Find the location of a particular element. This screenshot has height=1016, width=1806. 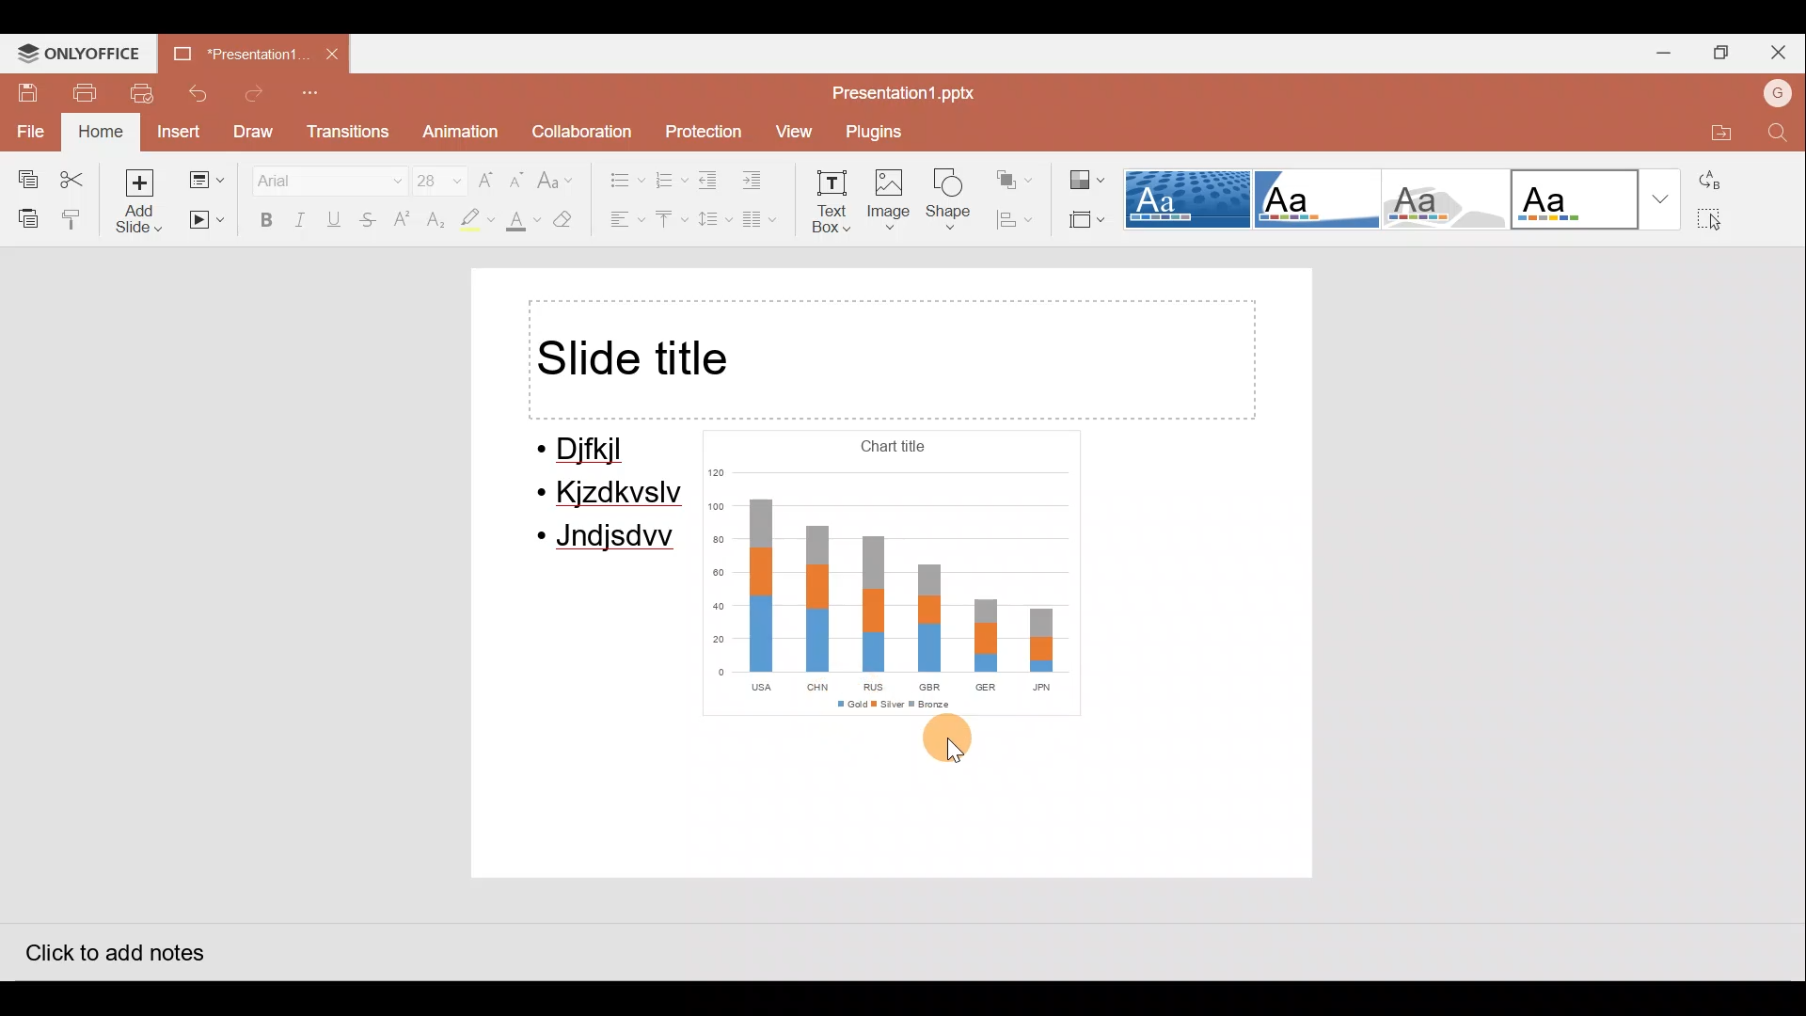

Font size is located at coordinates (429, 176).